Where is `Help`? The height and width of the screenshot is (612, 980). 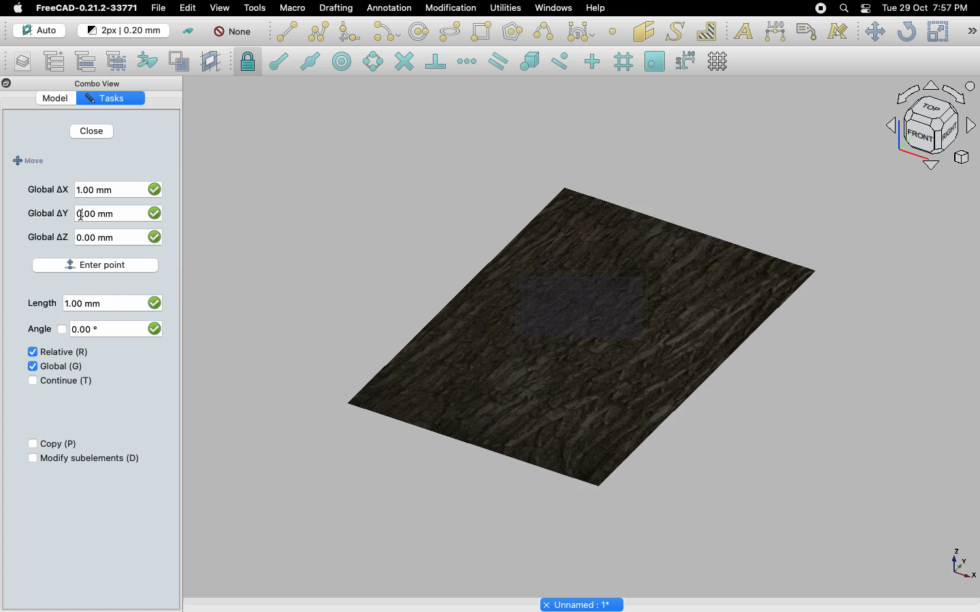 Help is located at coordinates (595, 7).